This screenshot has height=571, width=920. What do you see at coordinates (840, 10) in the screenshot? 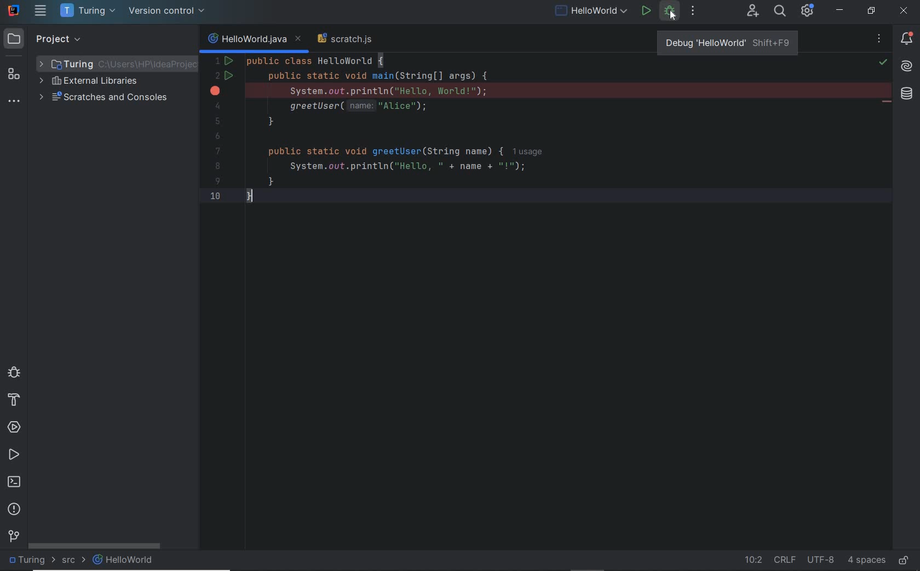
I see `minimize` at bounding box center [840, 10].